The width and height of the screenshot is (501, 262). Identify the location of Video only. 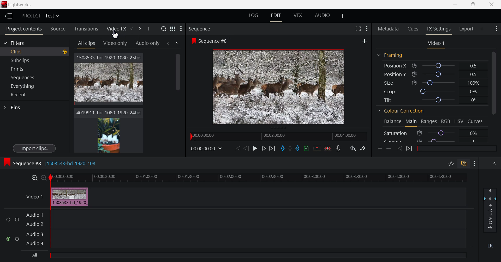
(115, 43).